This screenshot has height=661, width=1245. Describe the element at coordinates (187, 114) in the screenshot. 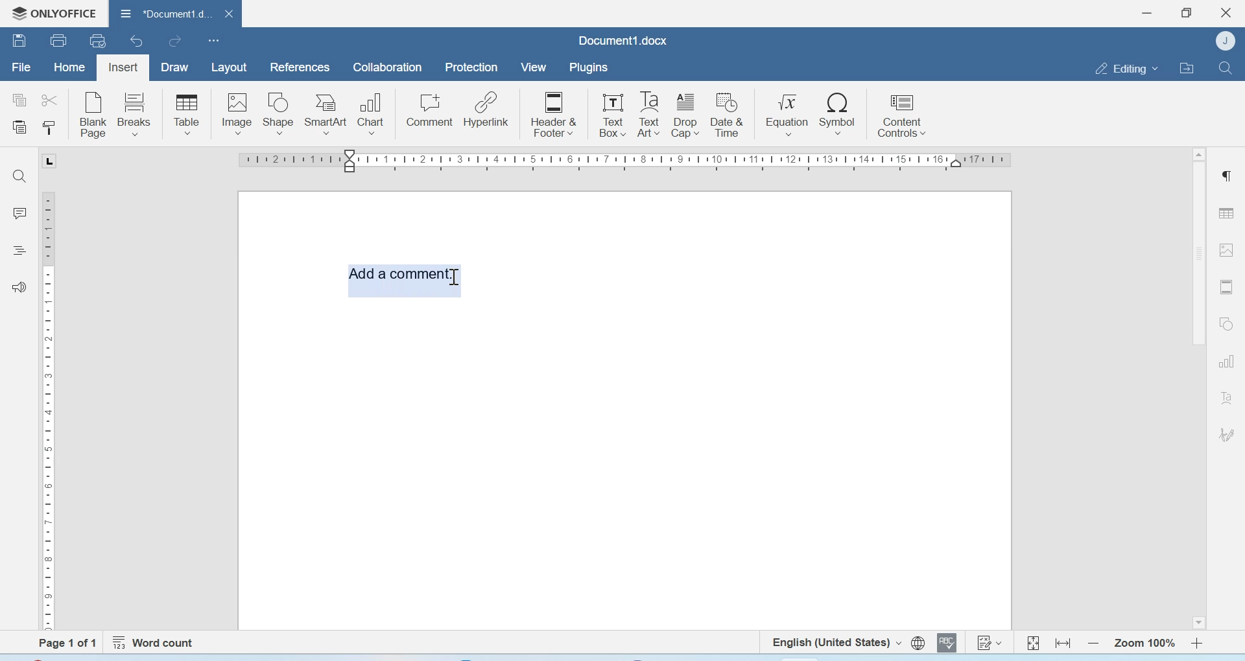

I see `Table` at that location.